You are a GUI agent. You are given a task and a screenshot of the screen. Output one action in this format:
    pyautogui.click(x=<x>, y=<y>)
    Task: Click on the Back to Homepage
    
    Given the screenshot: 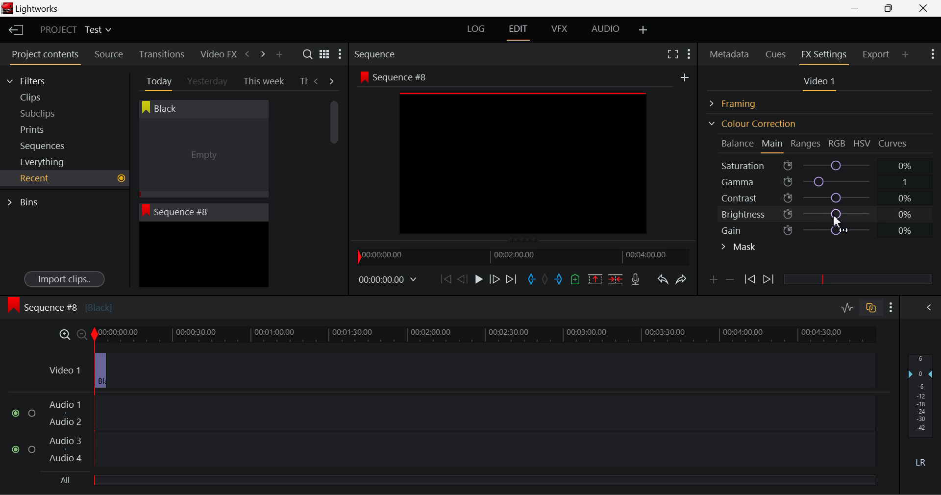 What is the action you would take?
    pyautogui.click(x=13, y=30)
    